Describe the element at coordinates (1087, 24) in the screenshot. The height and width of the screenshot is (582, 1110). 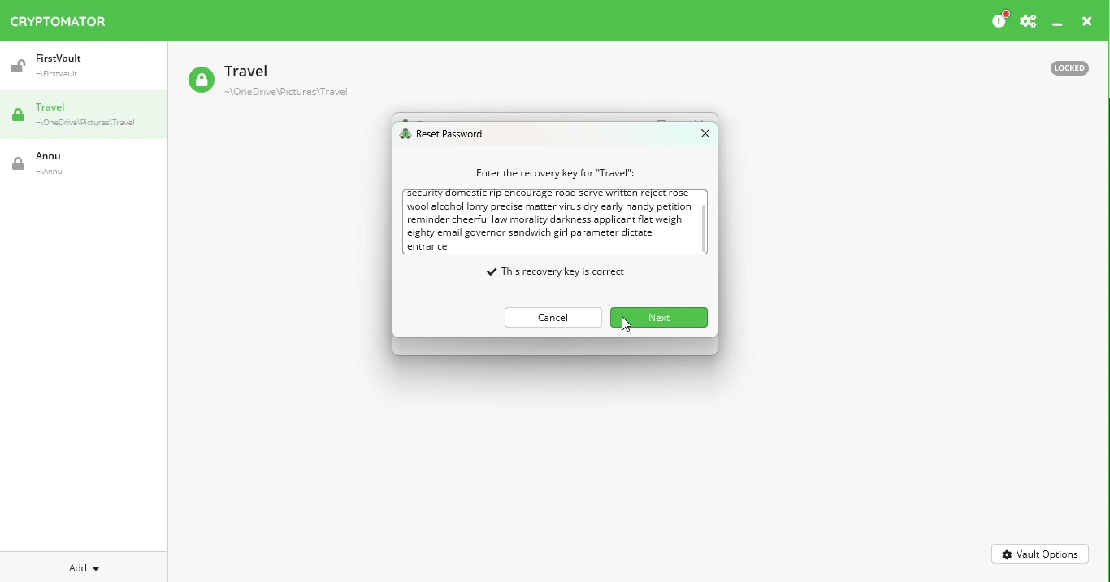
I see `Close` at that location.